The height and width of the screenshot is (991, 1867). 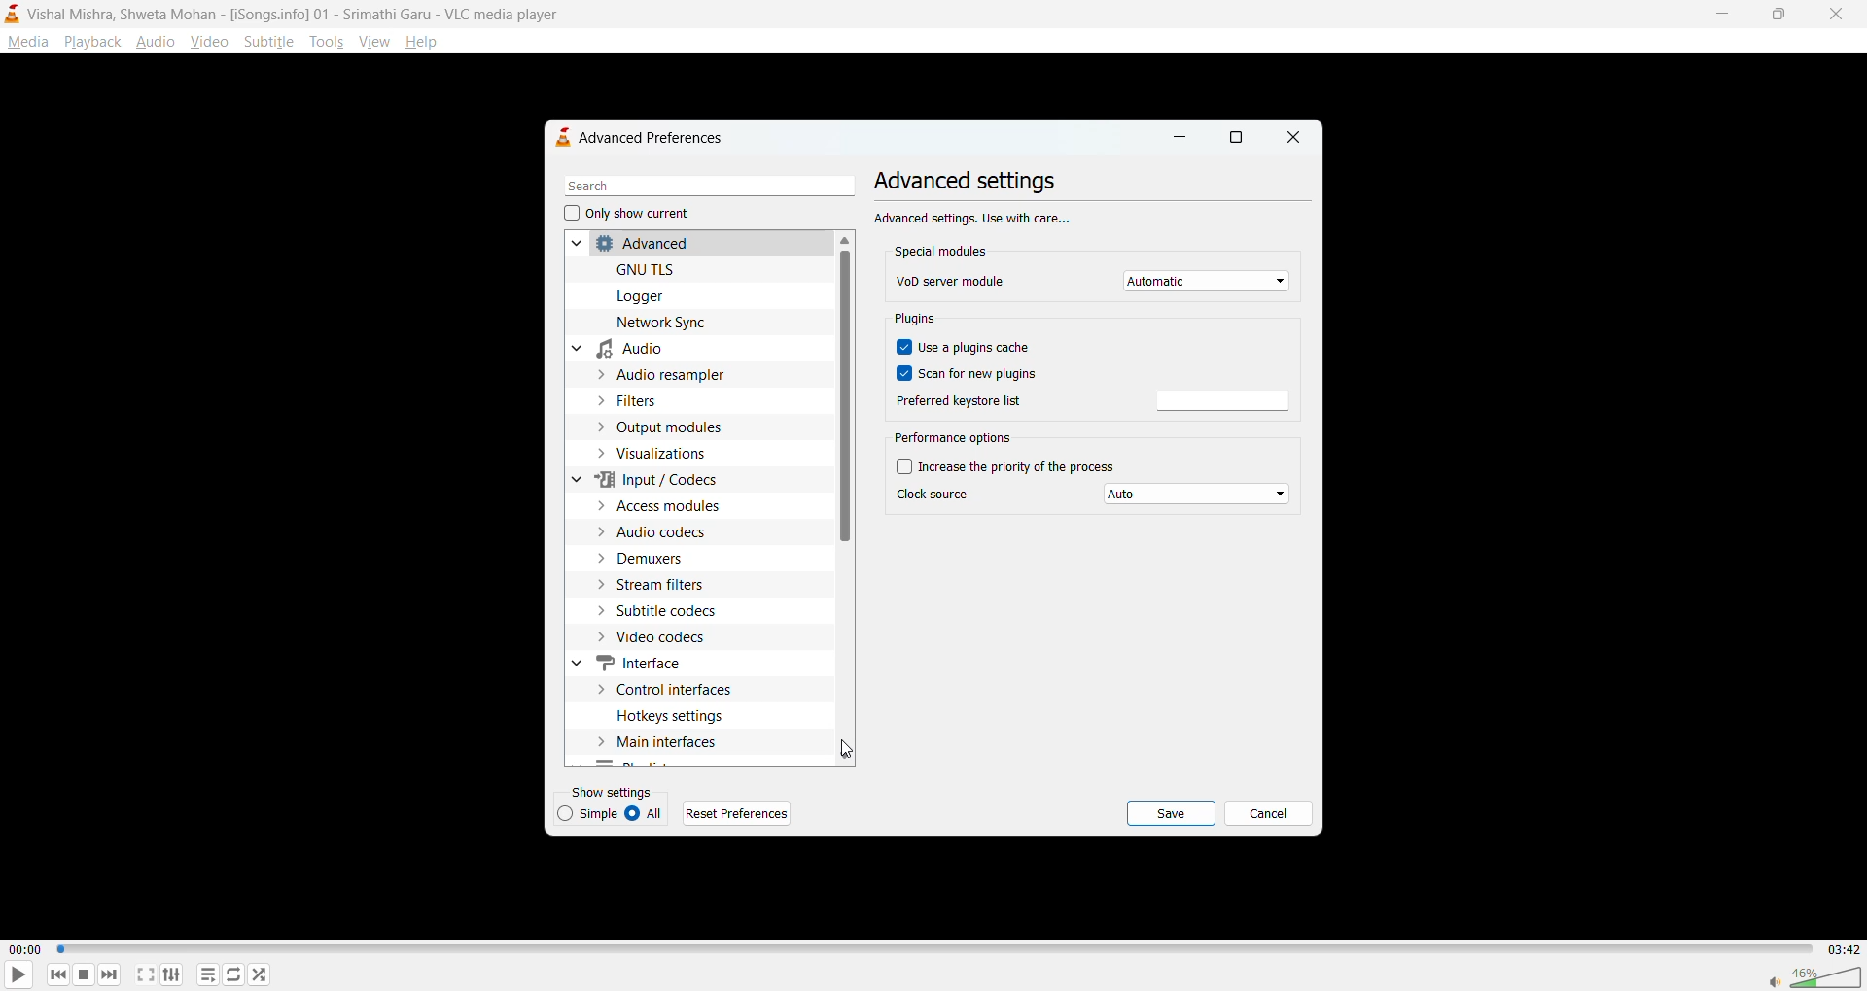 I want to click on audio codecs, so click(x=666, y=532).